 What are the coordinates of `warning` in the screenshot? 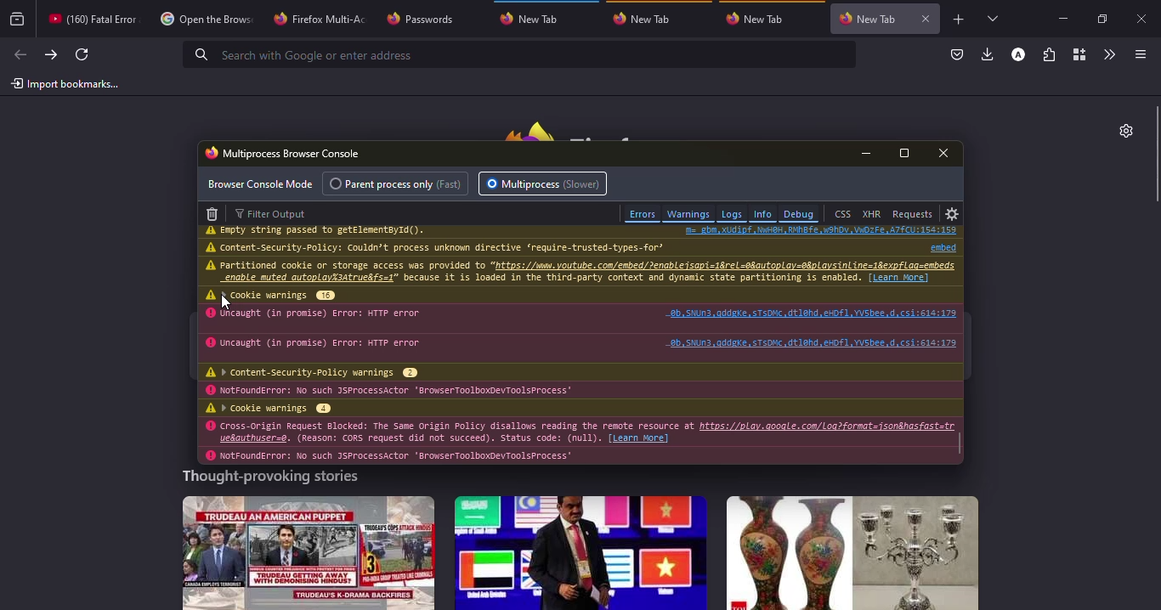 It's located at (208, 295).